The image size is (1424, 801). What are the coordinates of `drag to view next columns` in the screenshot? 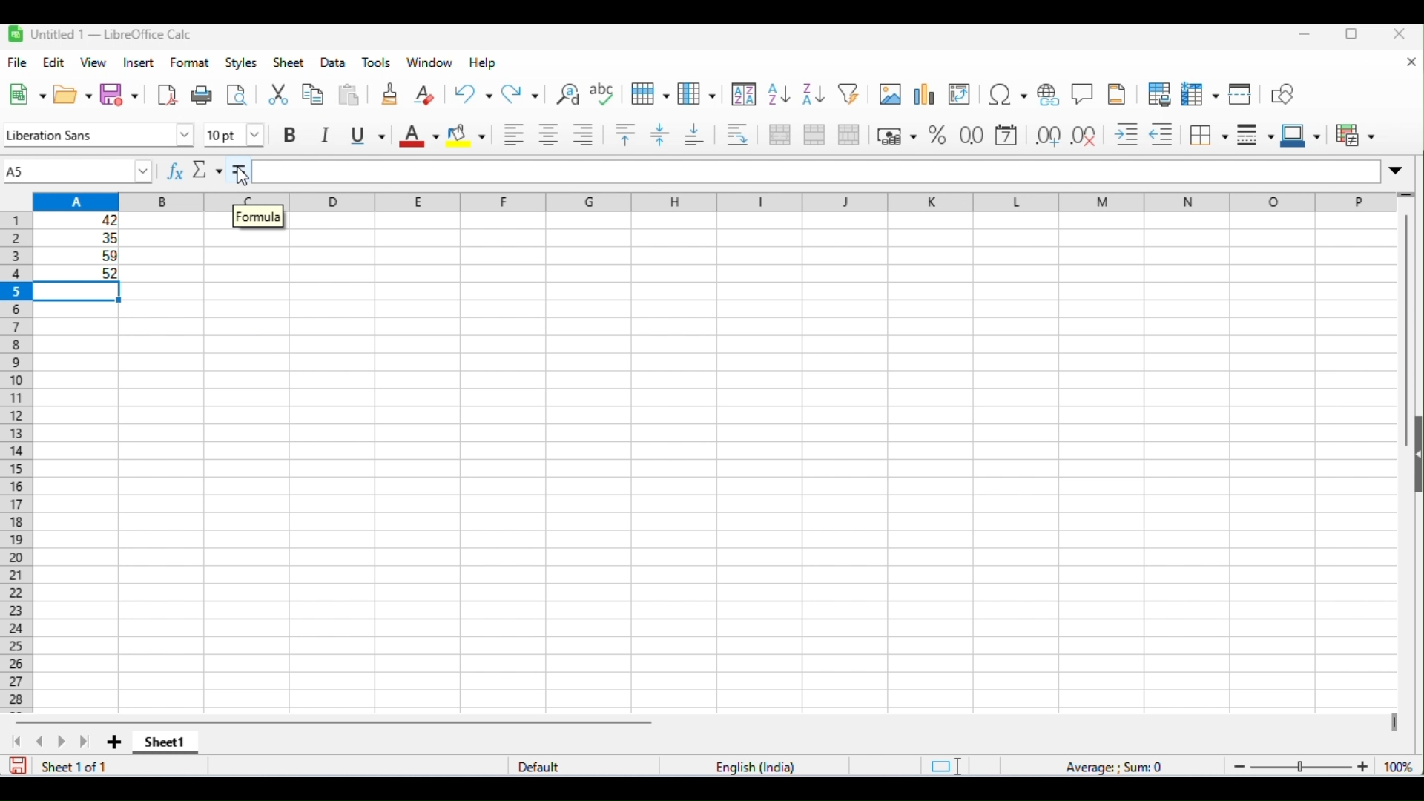 It's located at (1392, 722).